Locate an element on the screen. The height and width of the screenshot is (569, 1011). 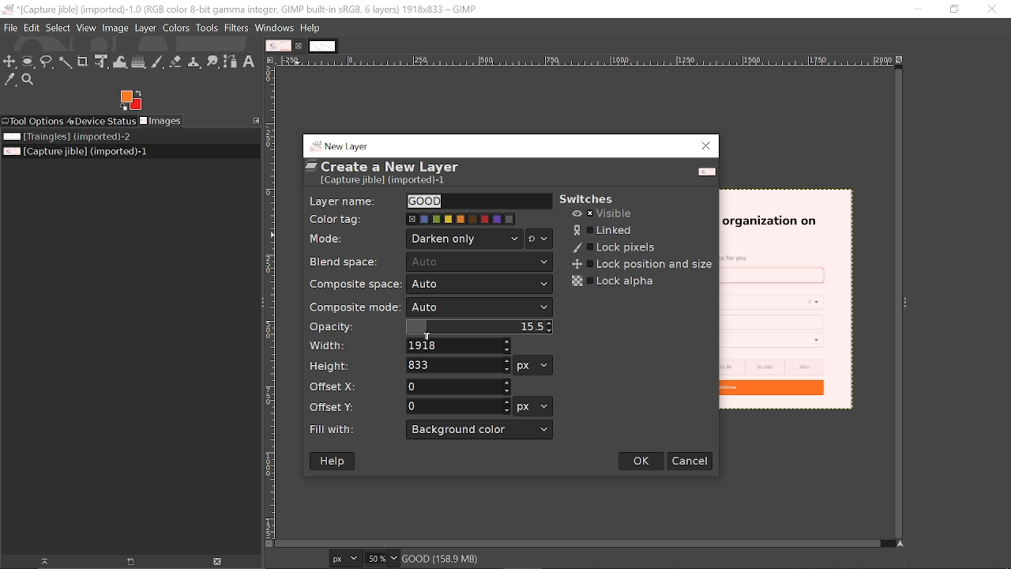
Foreground color is located at coordinates (130, 100).